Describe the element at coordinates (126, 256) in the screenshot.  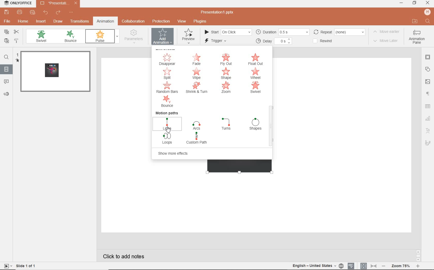
I see `click to add notes` at that location.